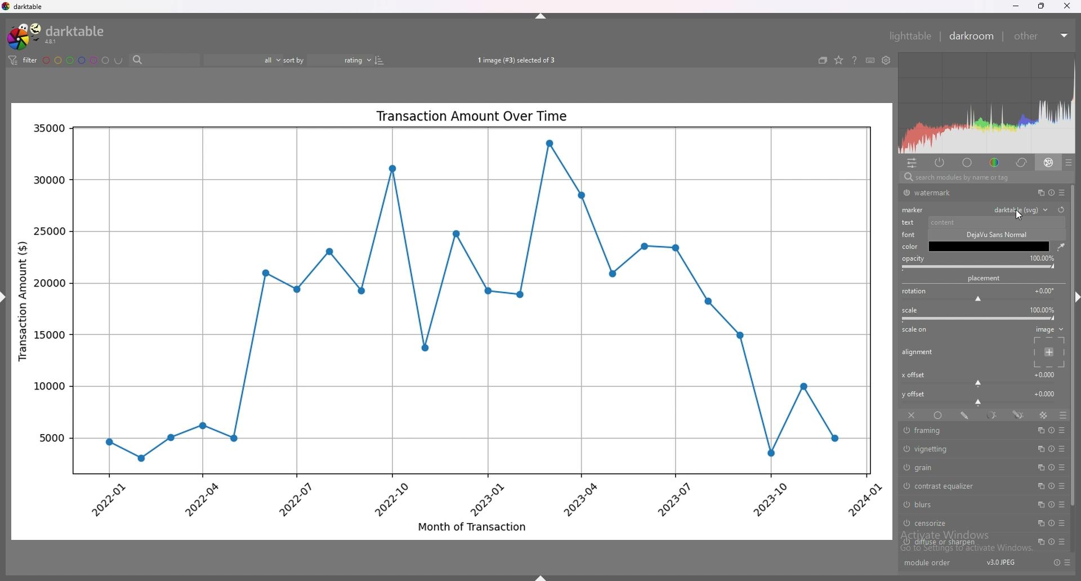 The width and height of the screenshot is (1081, 581). I want to click on censorize, so click(958, 522).